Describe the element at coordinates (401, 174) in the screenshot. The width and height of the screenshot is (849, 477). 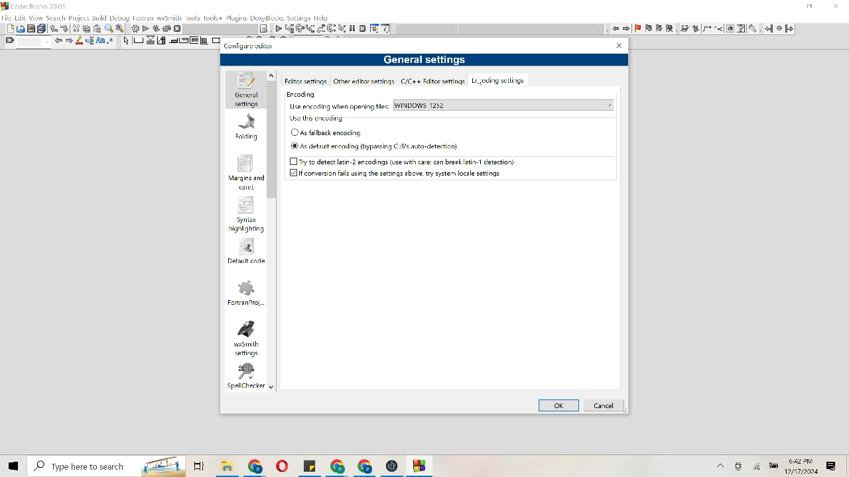
I see `If conversion fails using the settings above, try system local setting` at that location.